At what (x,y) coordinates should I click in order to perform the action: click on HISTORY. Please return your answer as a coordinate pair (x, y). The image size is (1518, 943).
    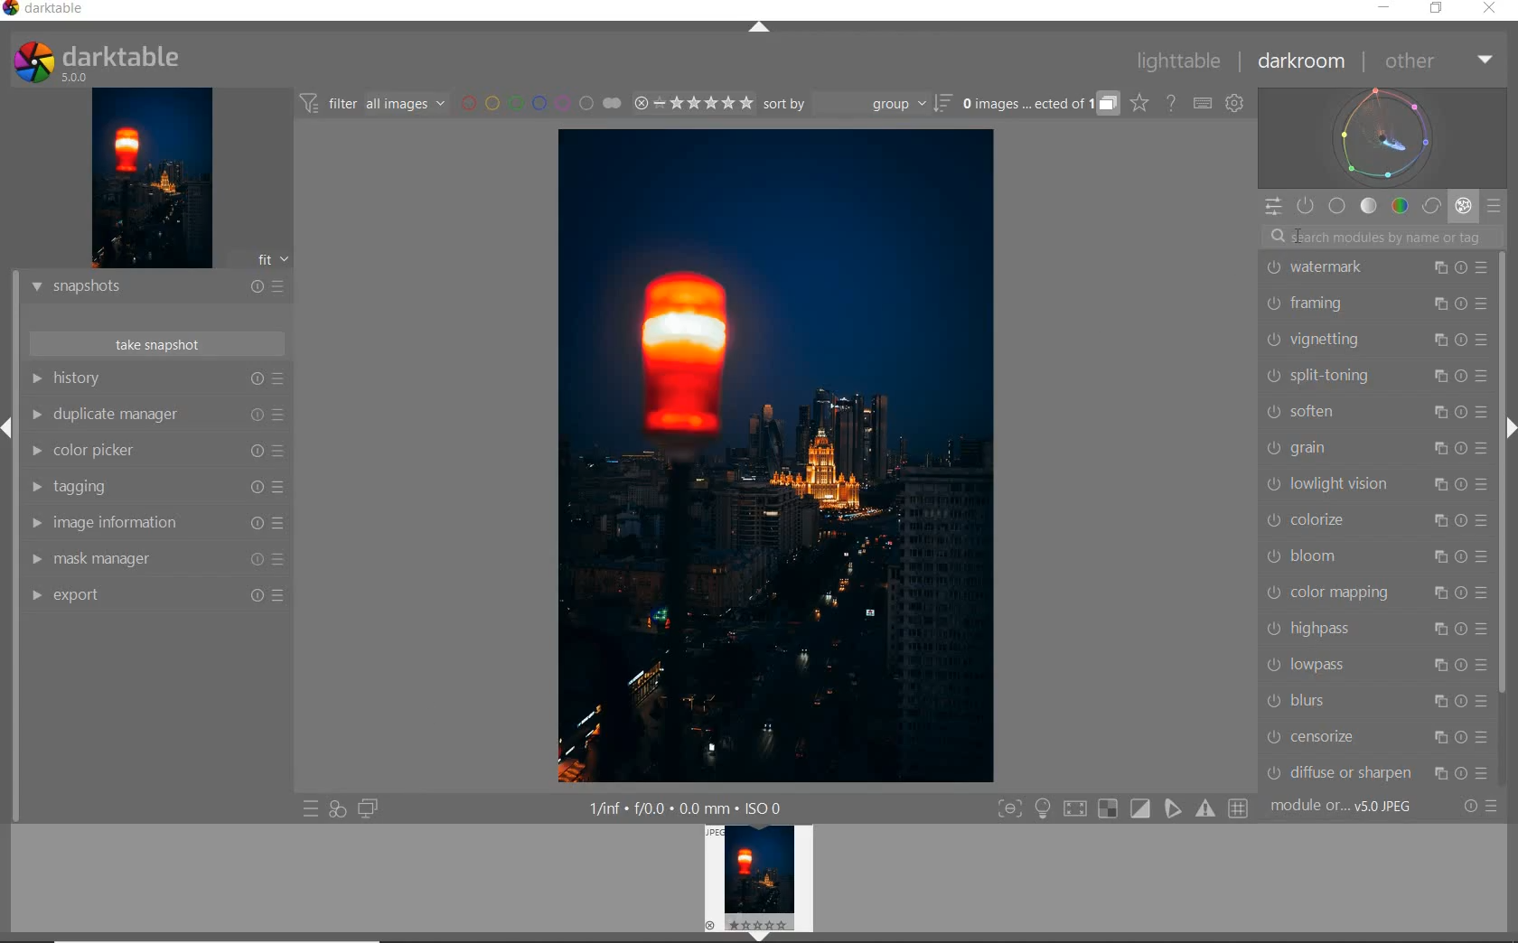
    Looking at the image, I should click on (120, 379).